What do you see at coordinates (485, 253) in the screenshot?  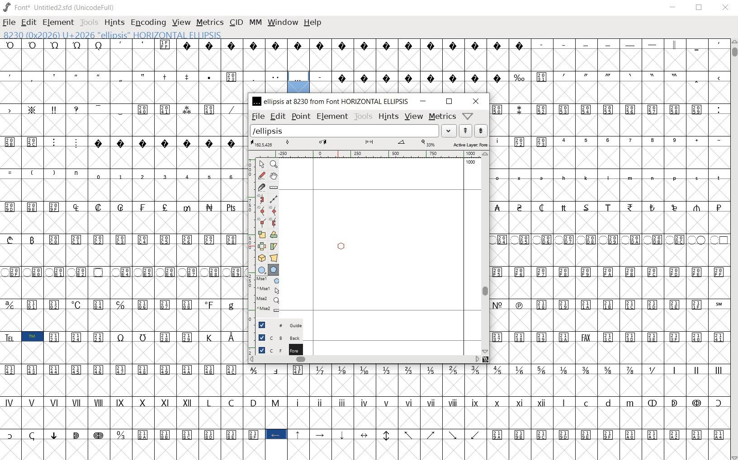 I see `scrollbar` at bounding box center [485, 253].